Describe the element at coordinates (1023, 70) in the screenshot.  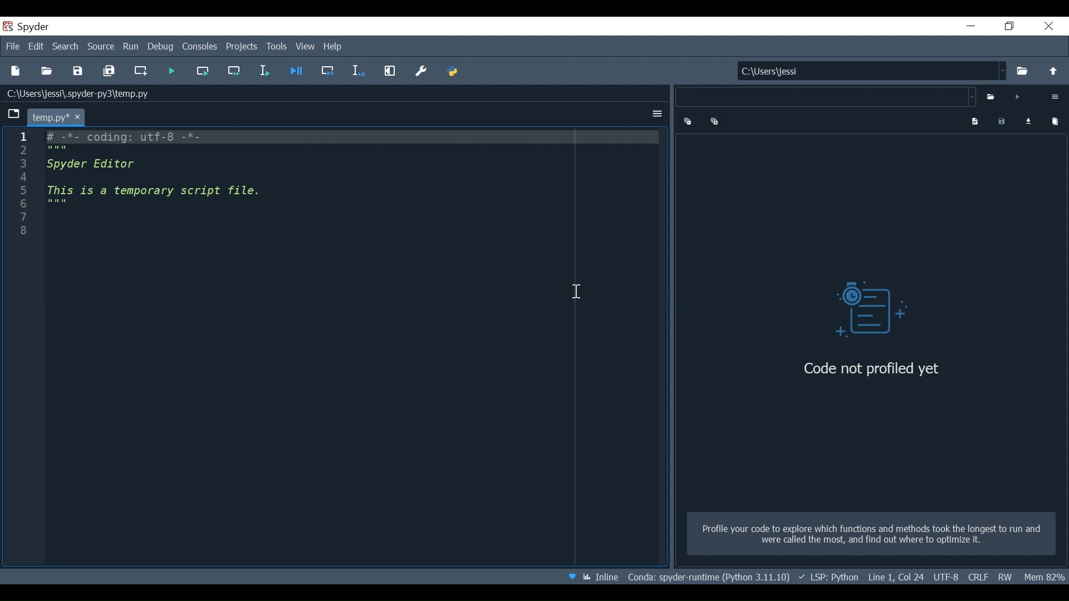
I see `Browse` at that location.